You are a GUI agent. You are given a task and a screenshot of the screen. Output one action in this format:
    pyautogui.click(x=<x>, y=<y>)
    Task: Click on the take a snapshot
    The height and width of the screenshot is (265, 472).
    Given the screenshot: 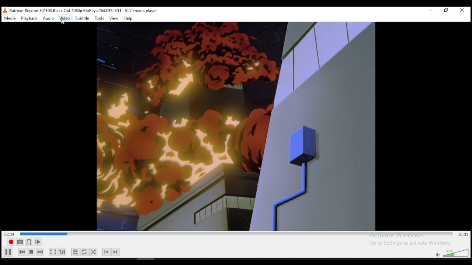 What is the action you would take?
    pyautogui.click(x=20, y=242)
    